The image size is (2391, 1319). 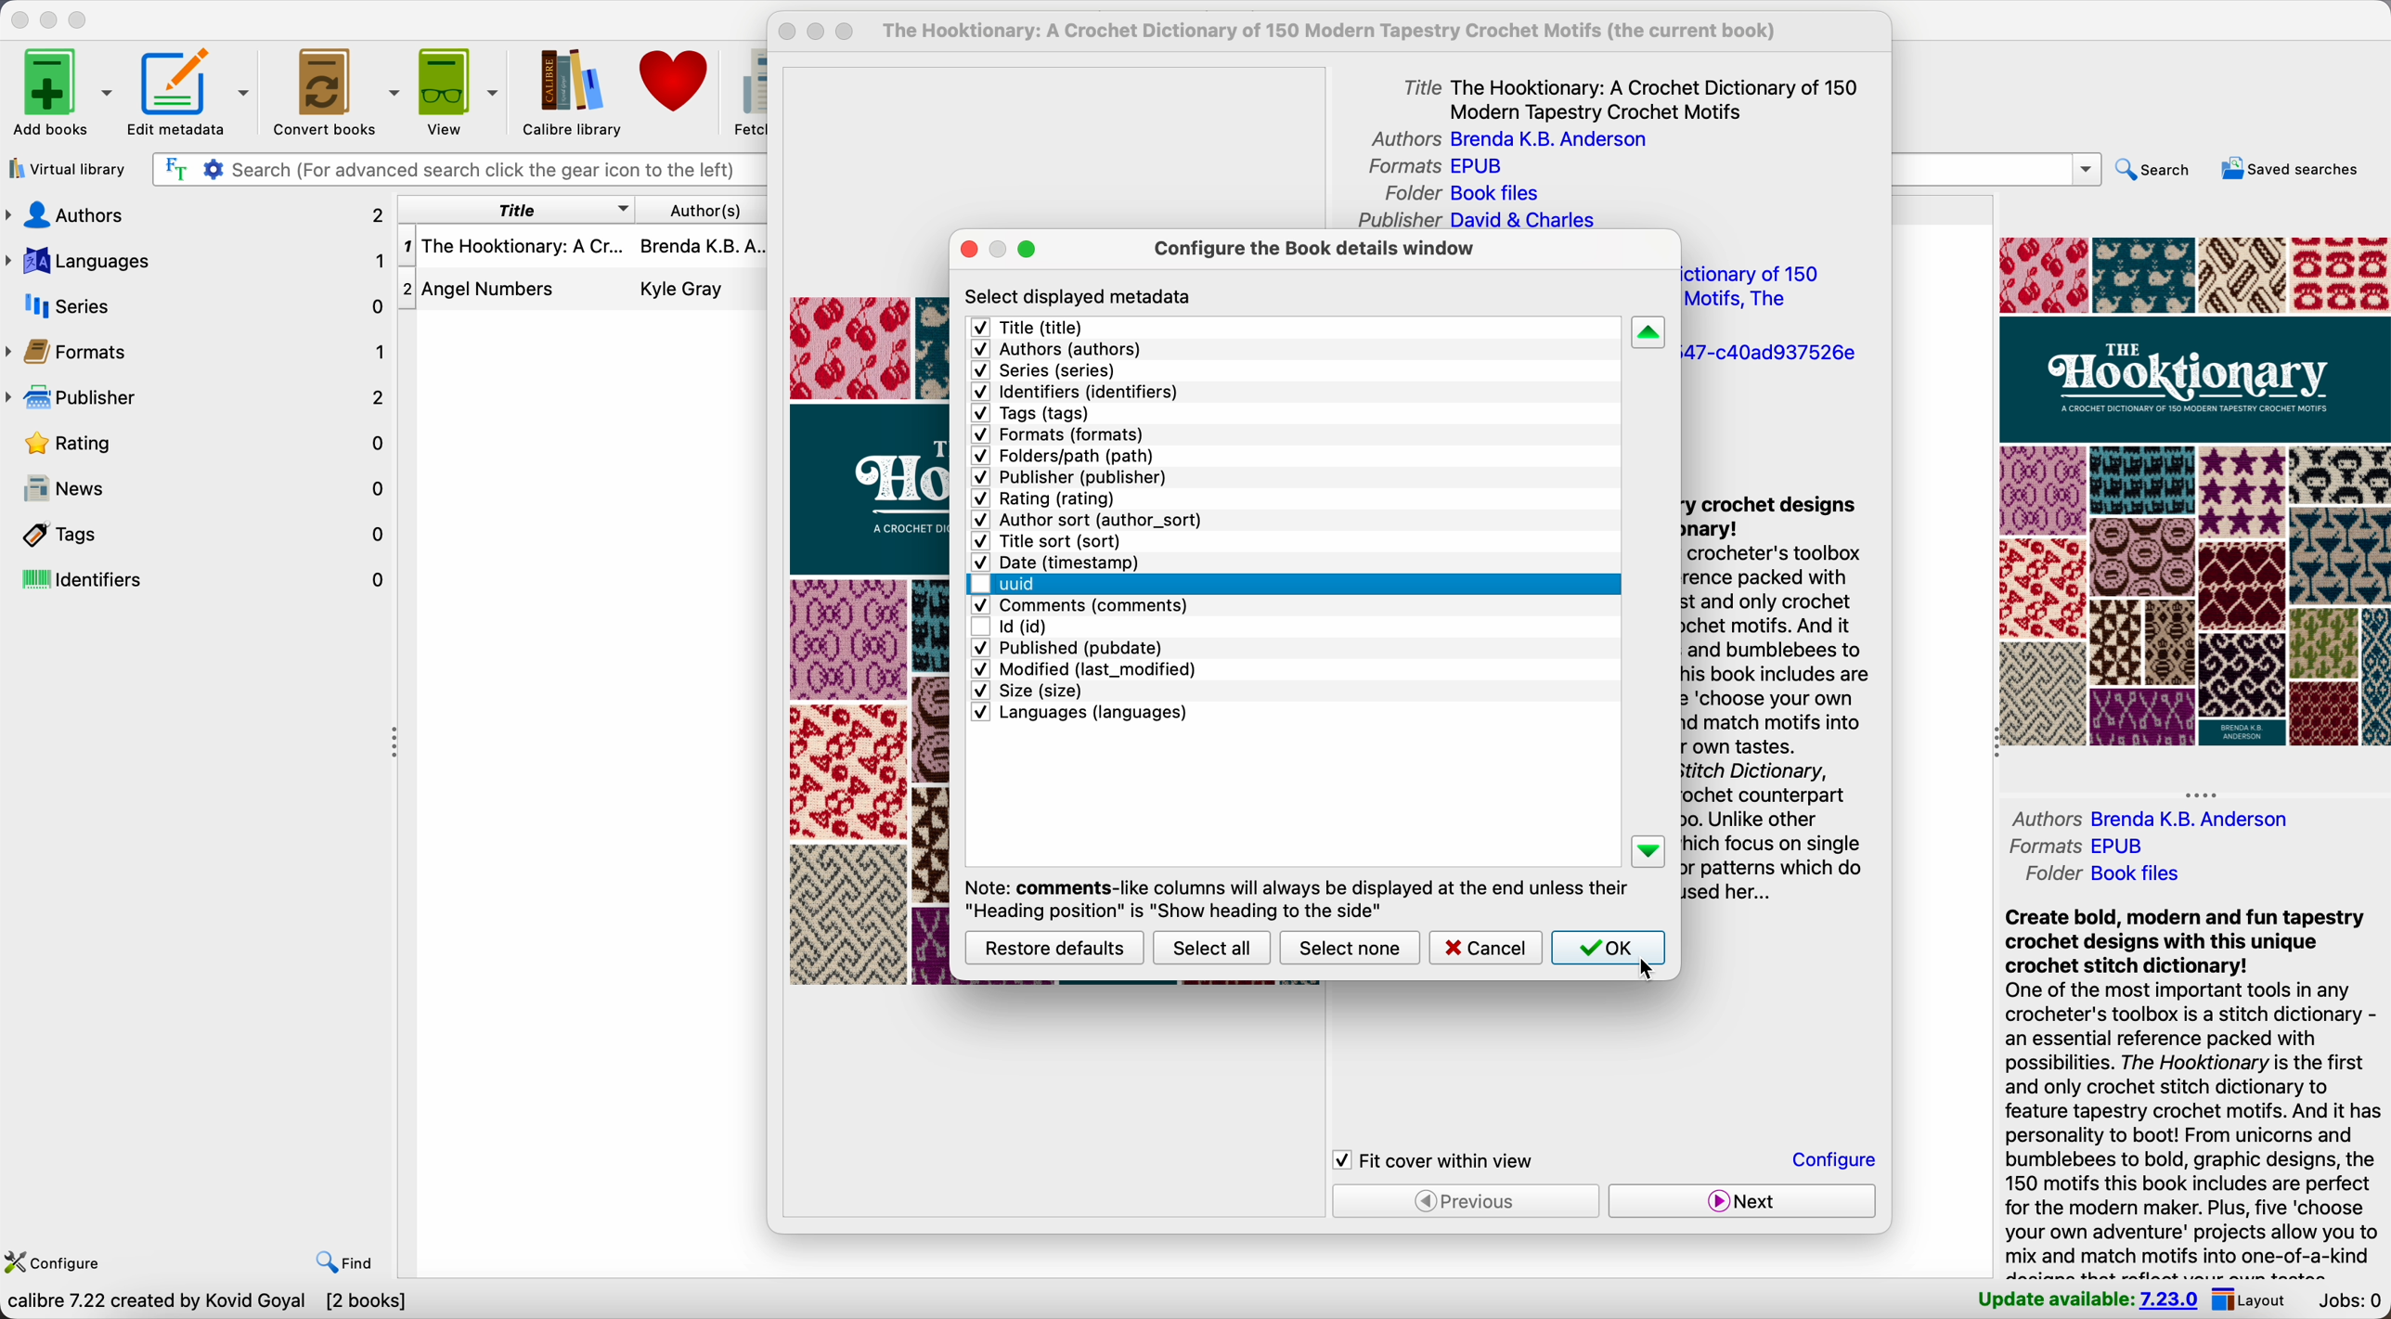 I want to click on Angel numbers book details, so click(x=586, y=293).